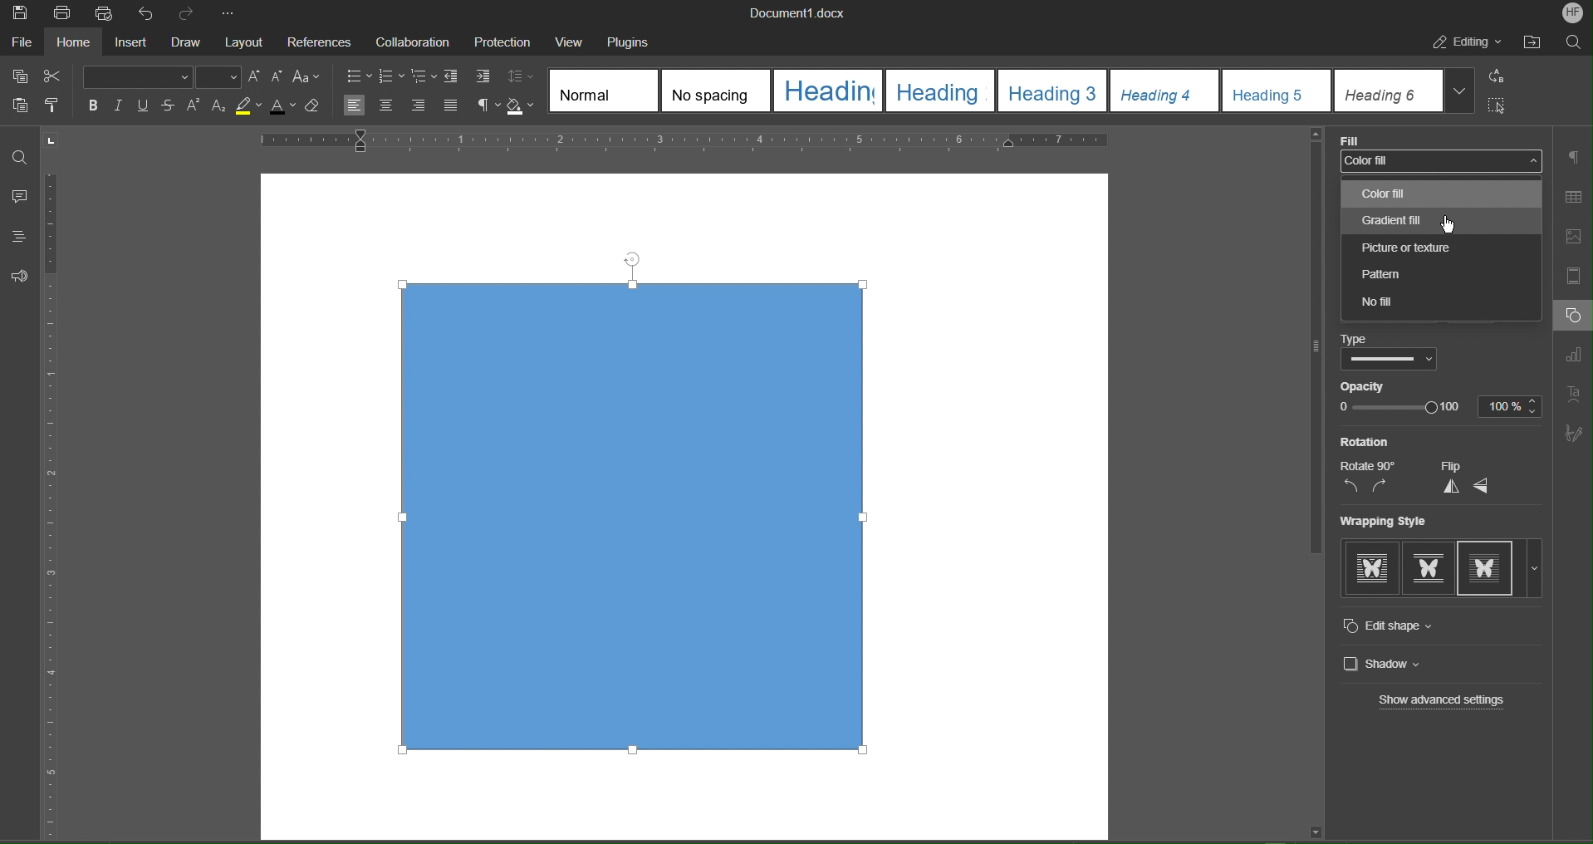 This screenshot has height=844, width=1593. I want to click on , so click(507, 41).